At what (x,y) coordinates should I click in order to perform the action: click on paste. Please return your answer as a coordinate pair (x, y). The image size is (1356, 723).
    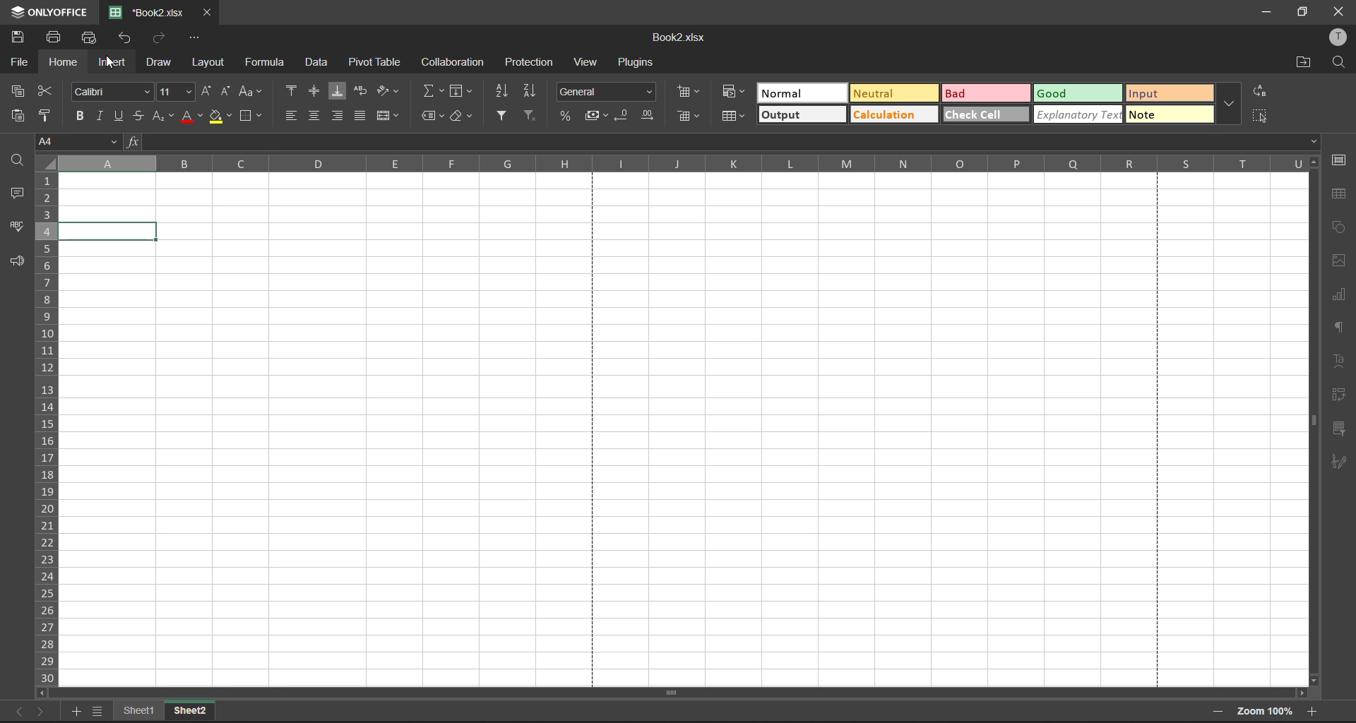
    Looking at the image, I should click on (18, 116).